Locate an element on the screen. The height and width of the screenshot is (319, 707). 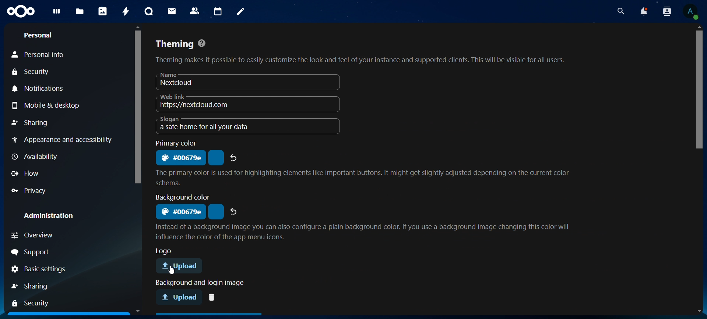
search is located at coordinates (622, 11).